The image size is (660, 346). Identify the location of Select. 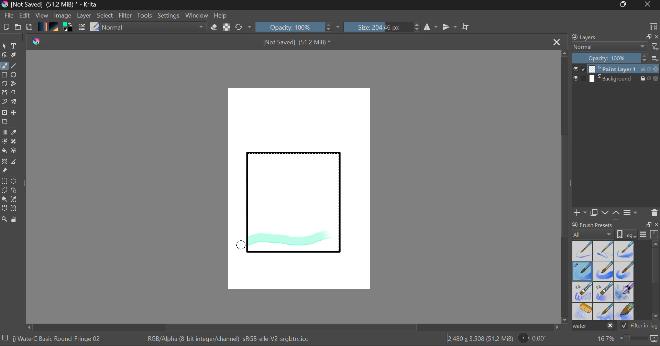
(4, 46).